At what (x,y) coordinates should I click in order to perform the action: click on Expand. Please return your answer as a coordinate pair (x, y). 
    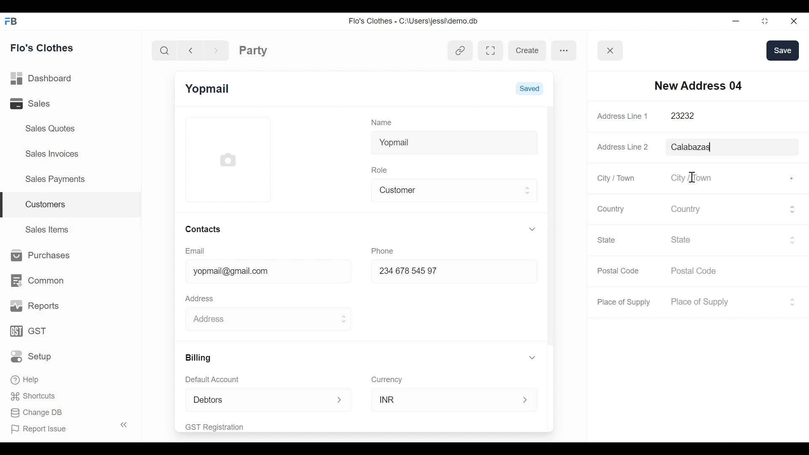
    Looking at the image, I should click on (792, 209).